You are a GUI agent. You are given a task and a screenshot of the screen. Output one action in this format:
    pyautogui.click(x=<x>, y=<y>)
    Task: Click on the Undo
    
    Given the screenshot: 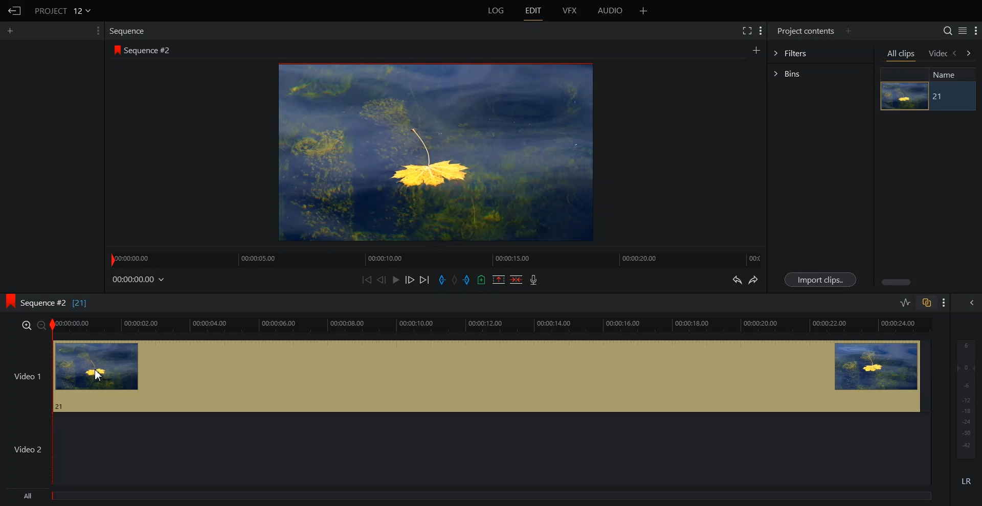 What is the action you would take?
    pyautogui.click(x=737, y=280)
    